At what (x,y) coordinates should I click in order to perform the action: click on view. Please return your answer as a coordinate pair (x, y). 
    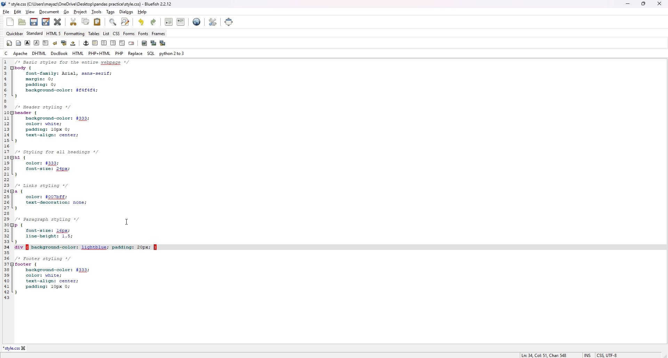
    Looking at the image, I should click on (30, 12).